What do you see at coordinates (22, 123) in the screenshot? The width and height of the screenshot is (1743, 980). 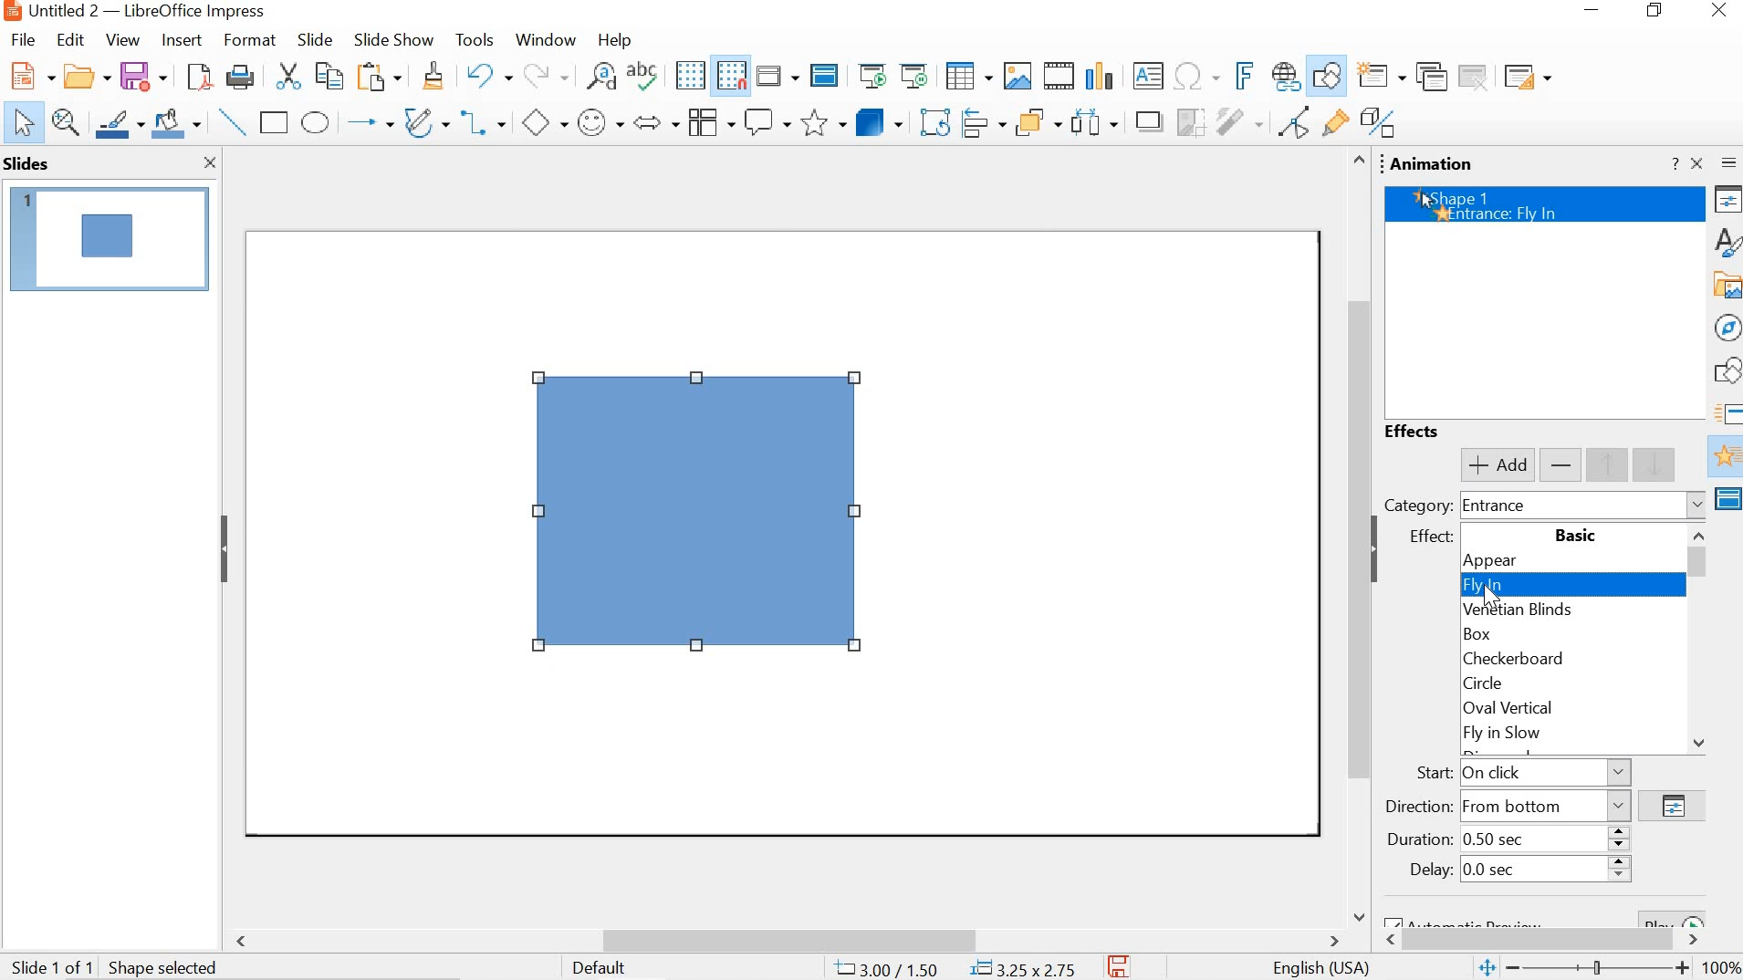 I see `select` at bounding box center [22, 123].